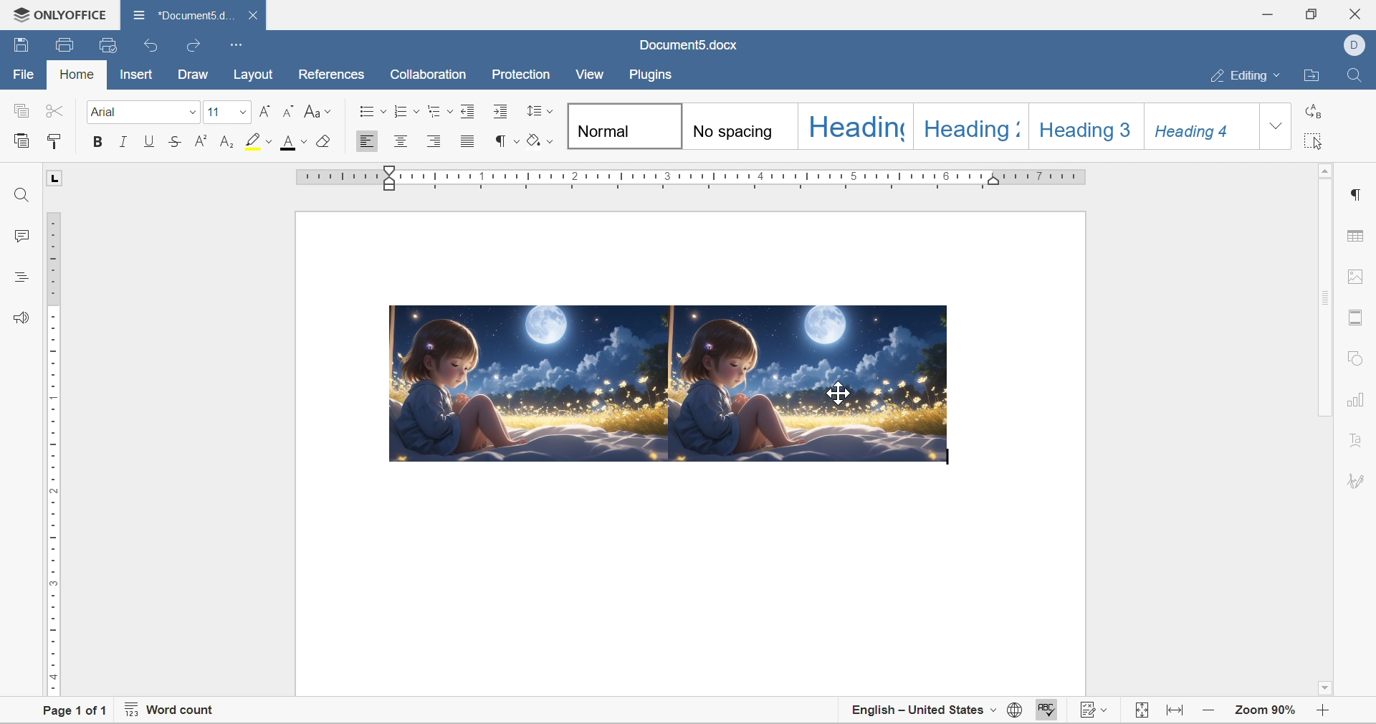 This screenshot has height=724, width=1376. I want to click on undo, so click(152, 46).